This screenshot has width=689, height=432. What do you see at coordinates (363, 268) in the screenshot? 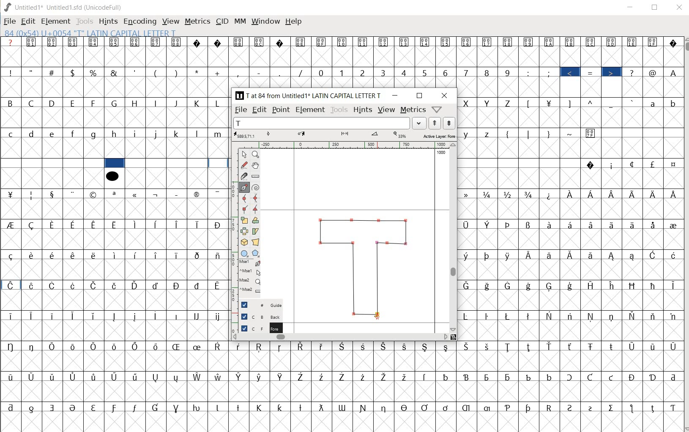
I see `glyph letter T` at bounding box center [363, 268].